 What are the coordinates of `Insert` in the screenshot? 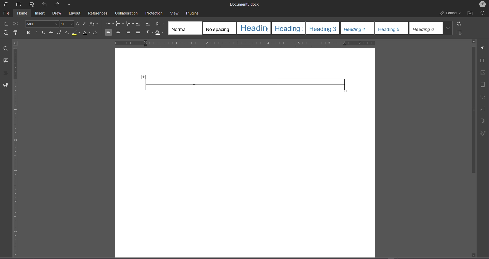 It's located at (41, 14).